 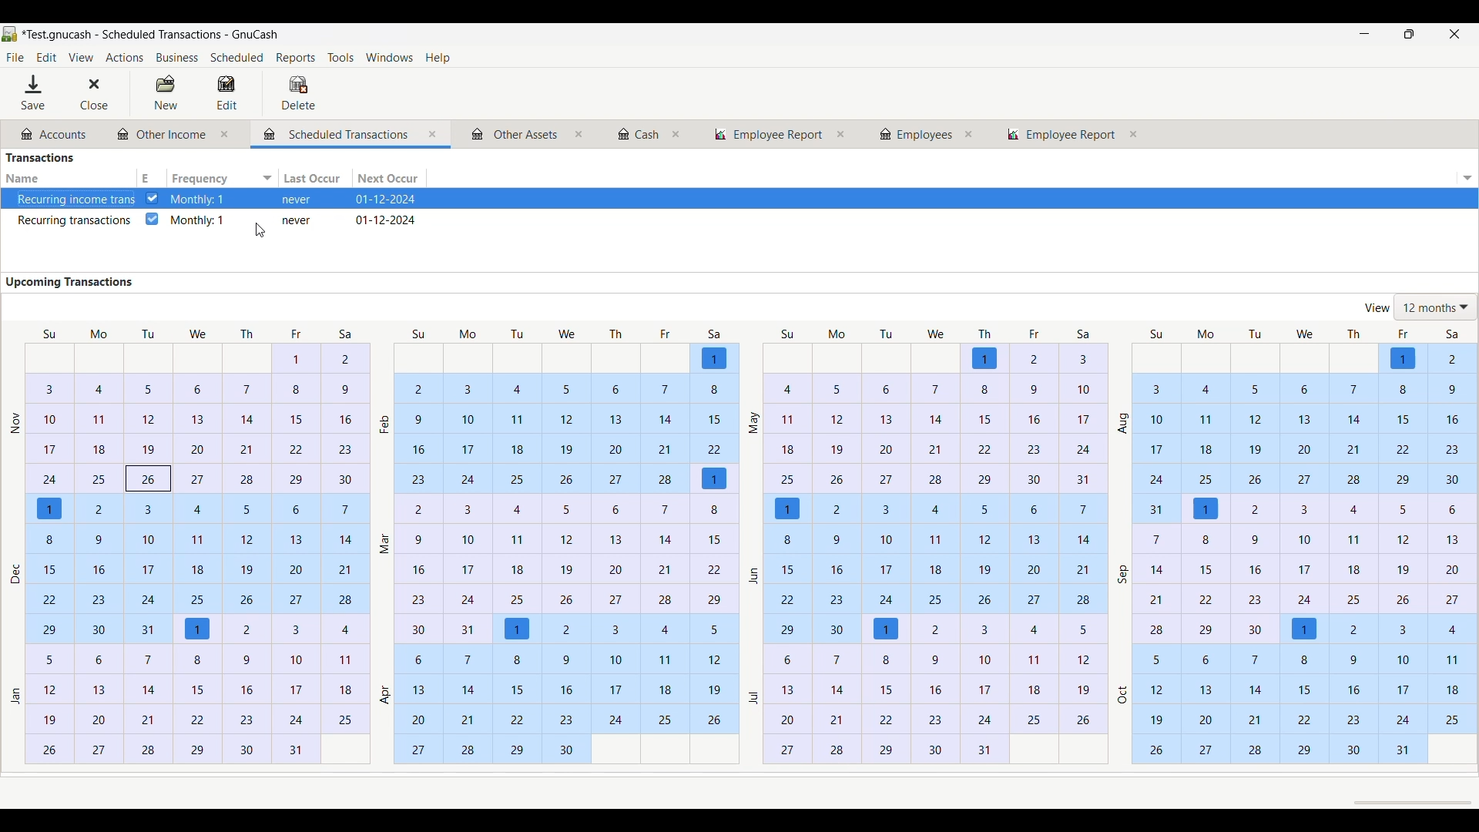 What do you see at coordinates (1061, 134) in the screenshot?
I see `employee report` at bounding box center [1061, 134].